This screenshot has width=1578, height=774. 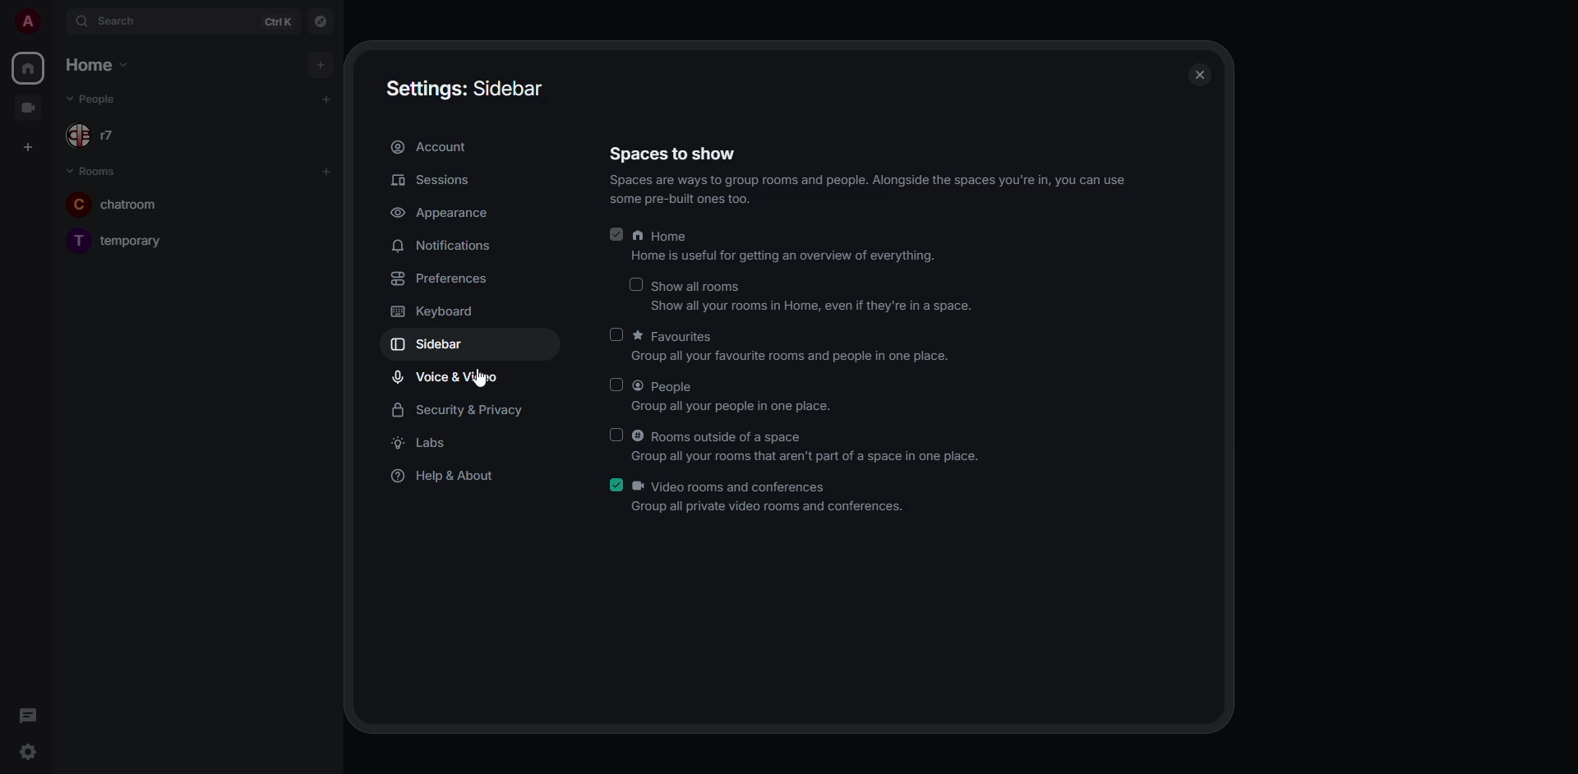 What do you see at coordinates (477, 87) in the screenshot?
I see `settings sidebar` at bounding box center [477, 87].